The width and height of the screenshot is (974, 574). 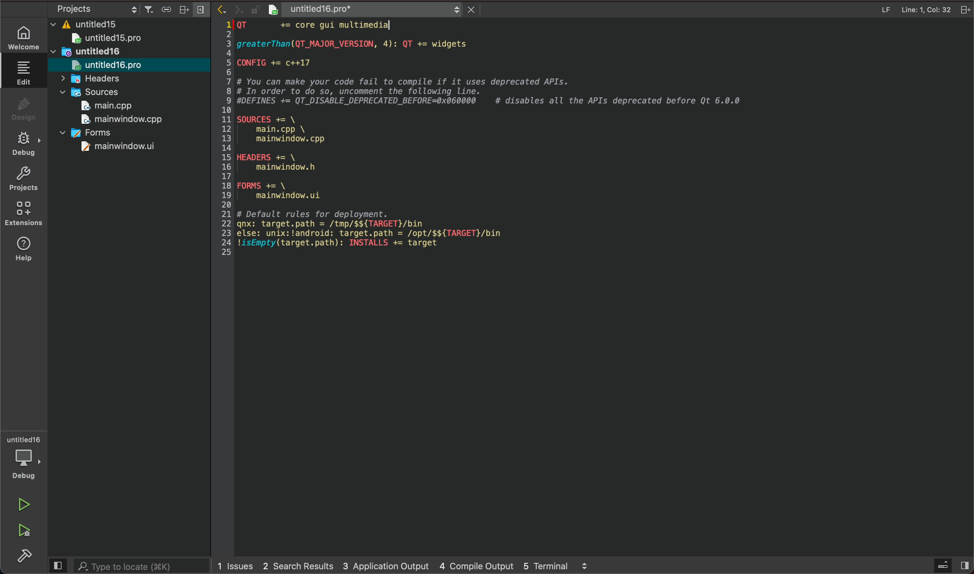 What do you see at coordinates (27, 558) in the screenshot?
I see `build` at bounding box center [27, 558].